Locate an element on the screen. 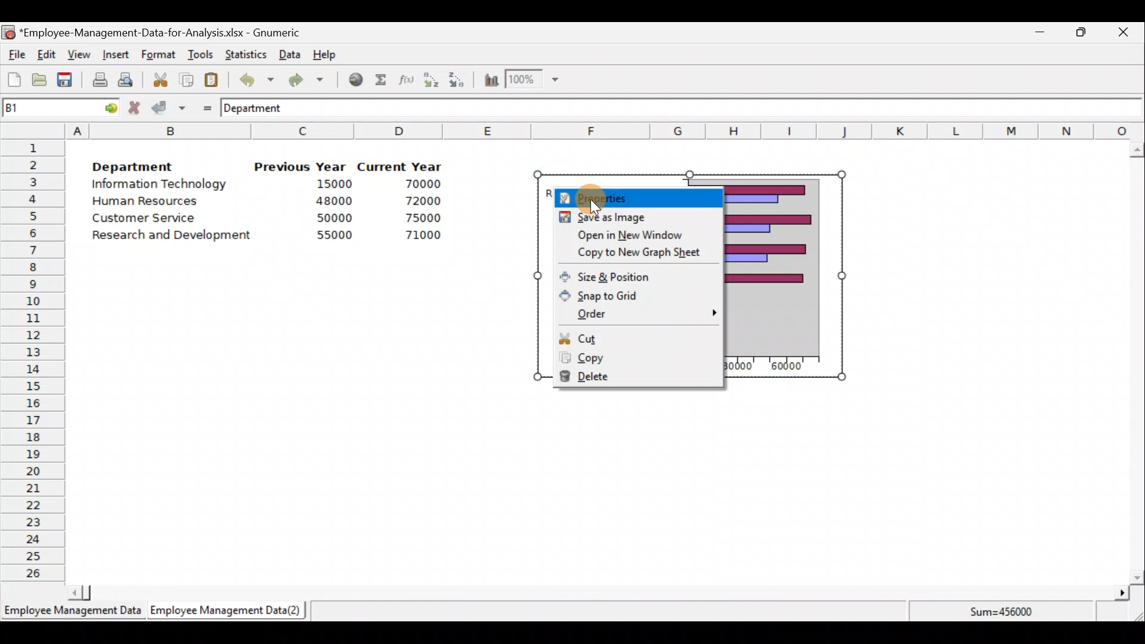 Image resolution: width=1145 pixels, height=644 pixels. 60000 is located at coordinates (787, 367).